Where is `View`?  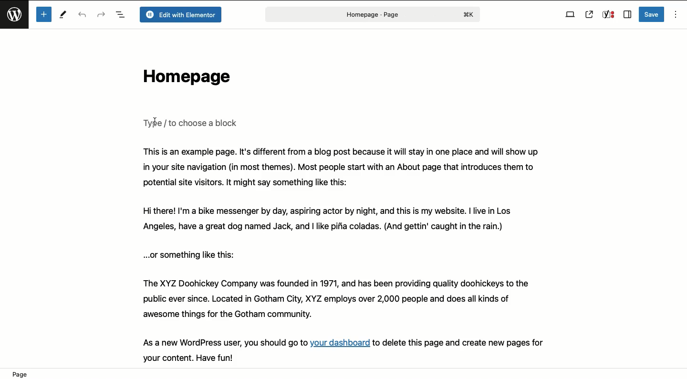 View is located at coordinates (570, 15).